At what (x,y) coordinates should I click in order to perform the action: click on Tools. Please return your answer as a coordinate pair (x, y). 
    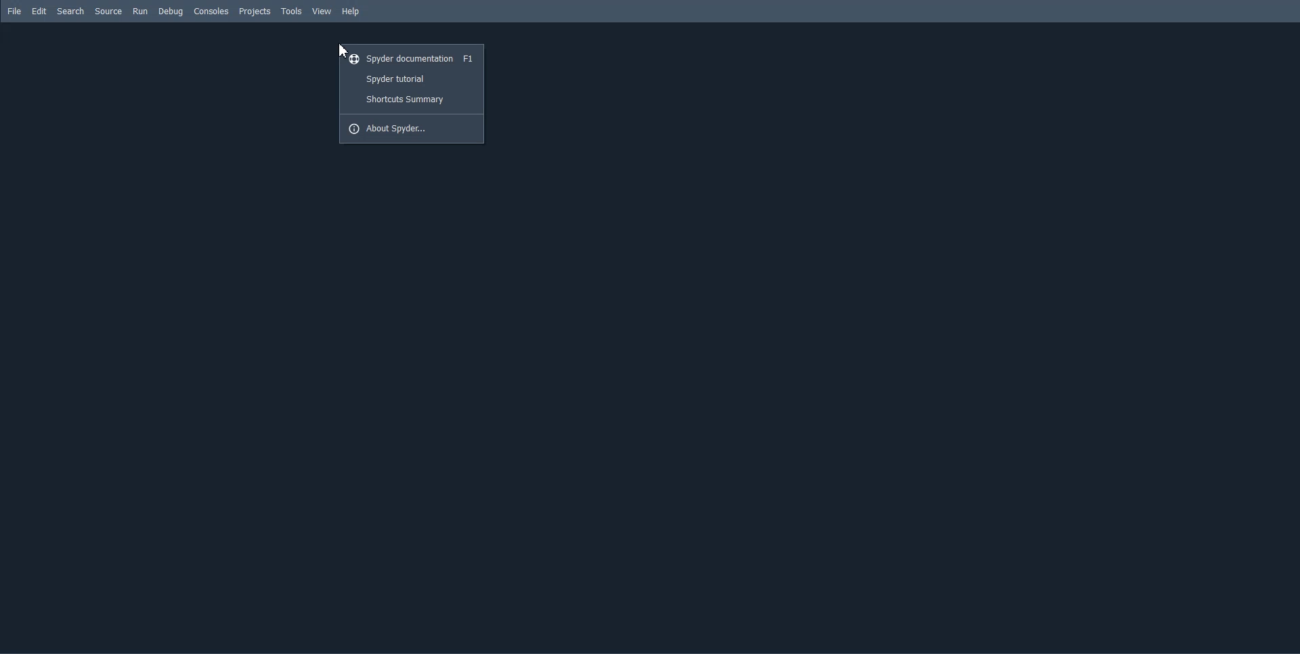
    Looking at the image, I should click on (291, 12).